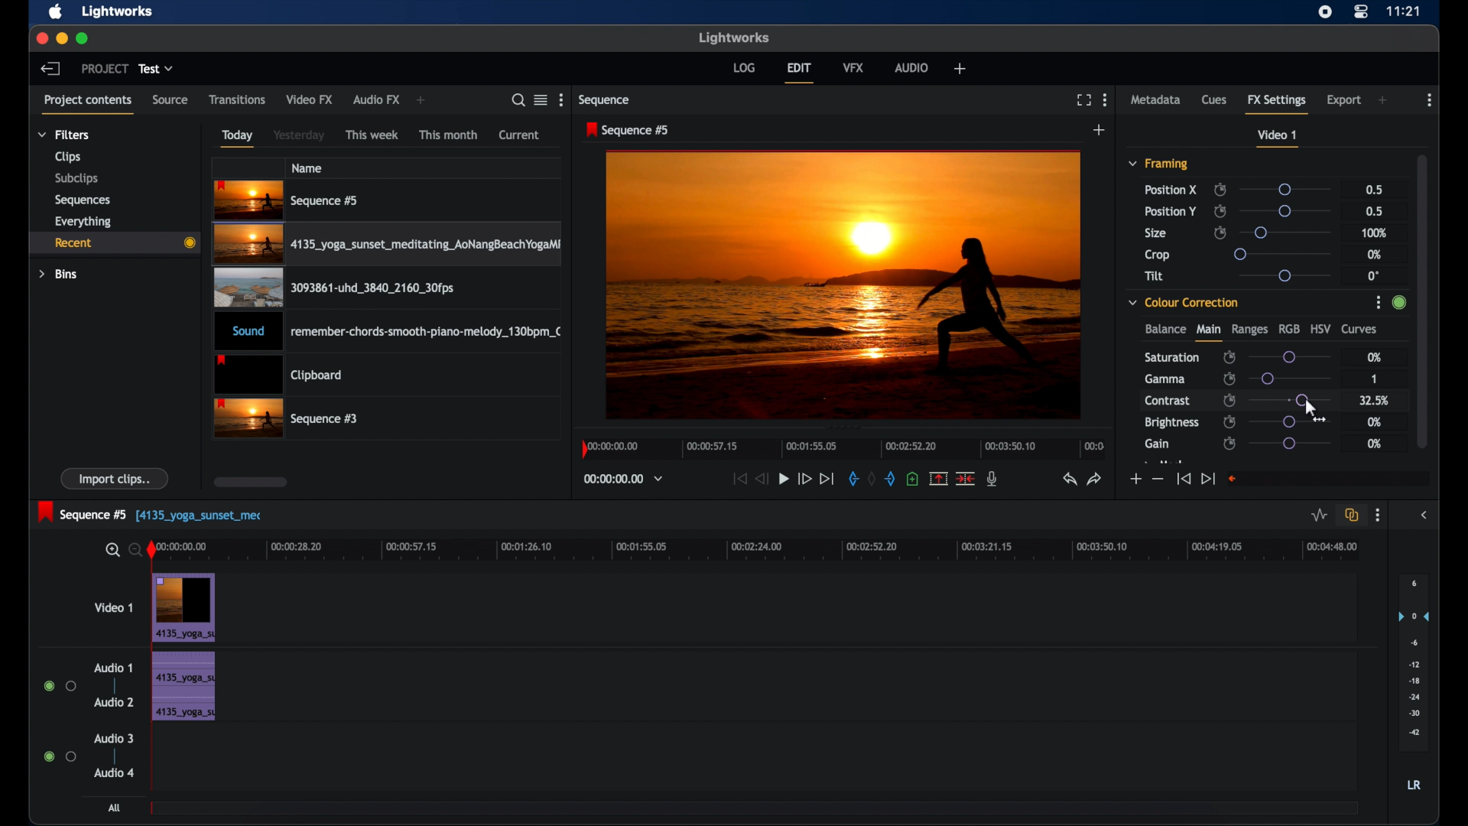  What do you see at coordinates (804, 478) in the screenshot?
I see `fast forward` at bounding box center [804, 478].